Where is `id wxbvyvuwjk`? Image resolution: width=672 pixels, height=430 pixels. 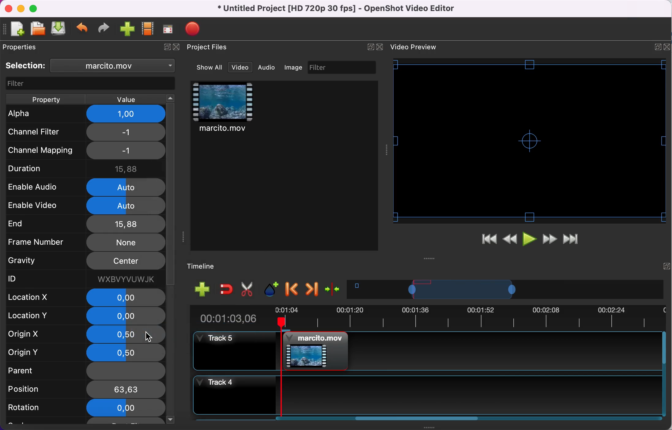 id wxbvyvuwjk is located at coordinates (84, 279).